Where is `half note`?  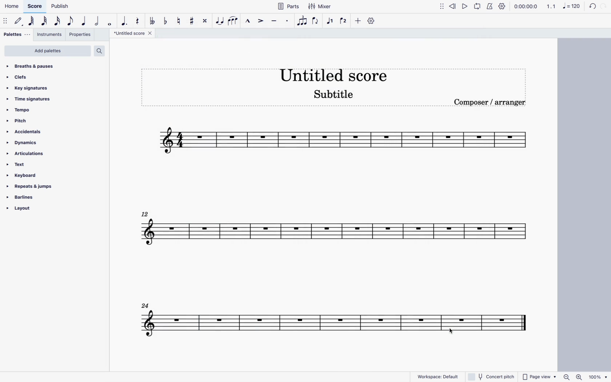 half note is located at coordinates (98, 23).